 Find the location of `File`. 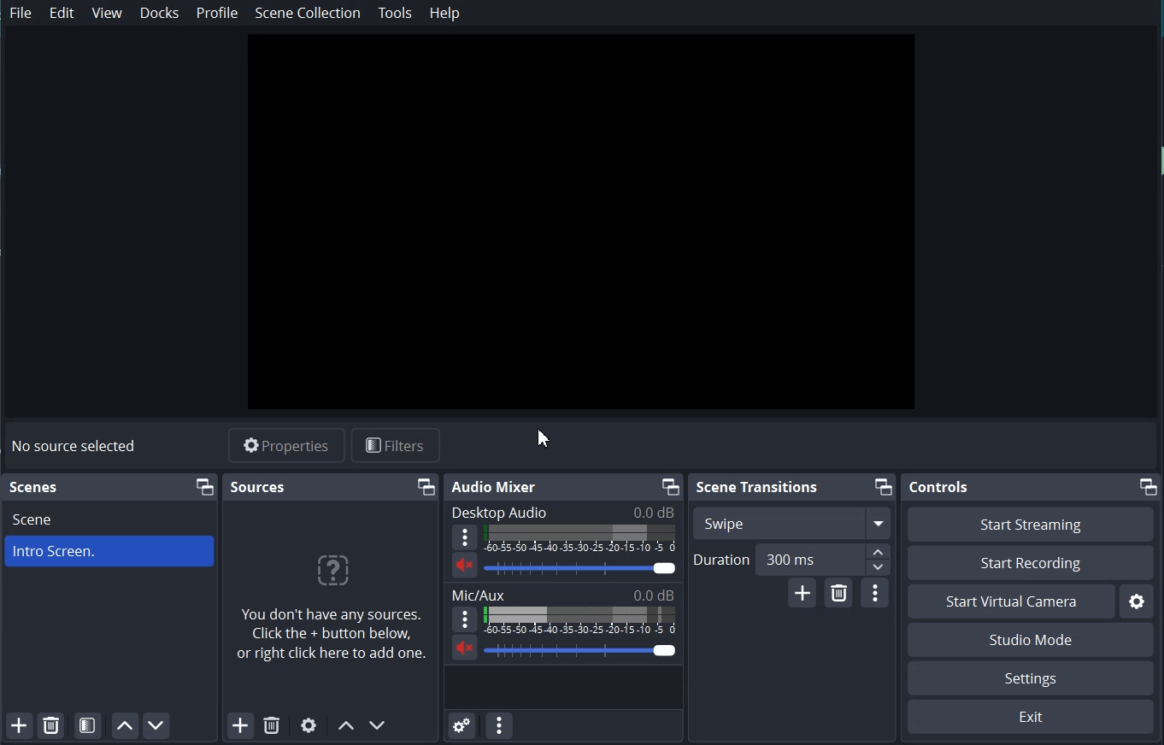

File is located at coordinates (22, 14).